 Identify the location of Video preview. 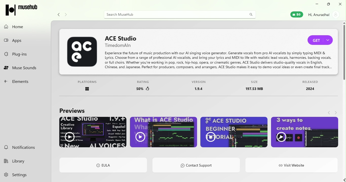
(93, 132).